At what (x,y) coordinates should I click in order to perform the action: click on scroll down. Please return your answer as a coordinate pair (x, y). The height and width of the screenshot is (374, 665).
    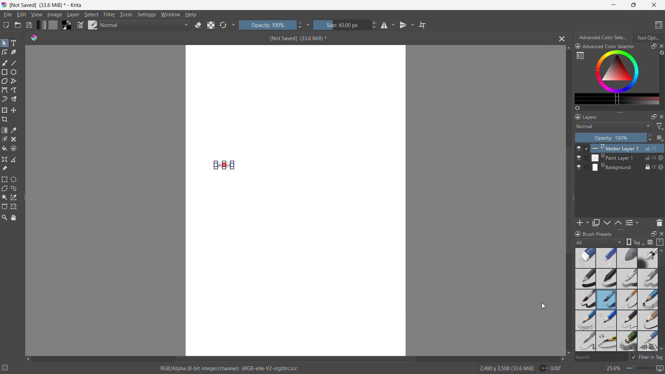
    Looking at the image, I should click on (661, 349).